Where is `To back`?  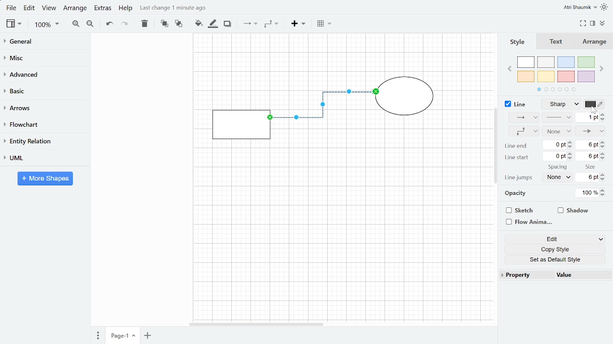 To back is located at coordinates (179, 24).